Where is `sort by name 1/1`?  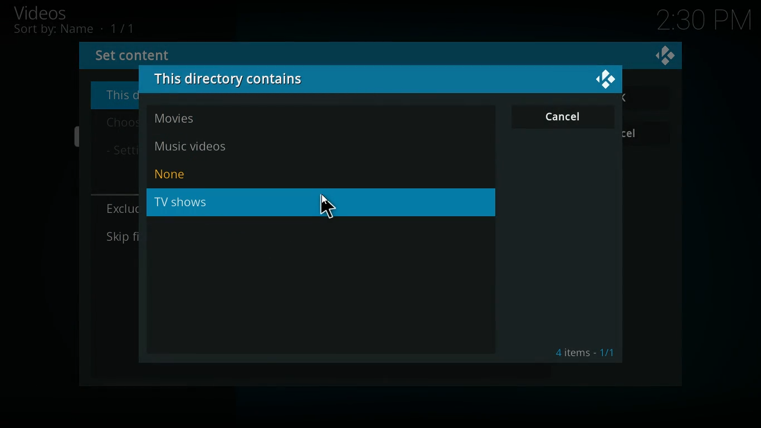 sort by name 1/1 is located at coordinates (74, 30).